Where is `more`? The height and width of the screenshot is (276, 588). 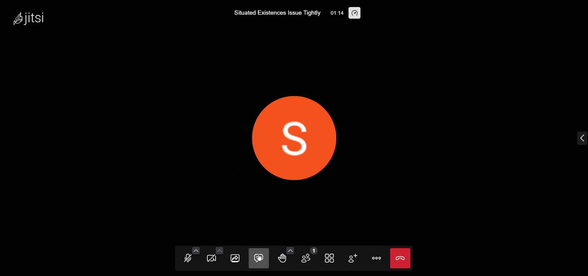
more is located at coordinates (377, 259).